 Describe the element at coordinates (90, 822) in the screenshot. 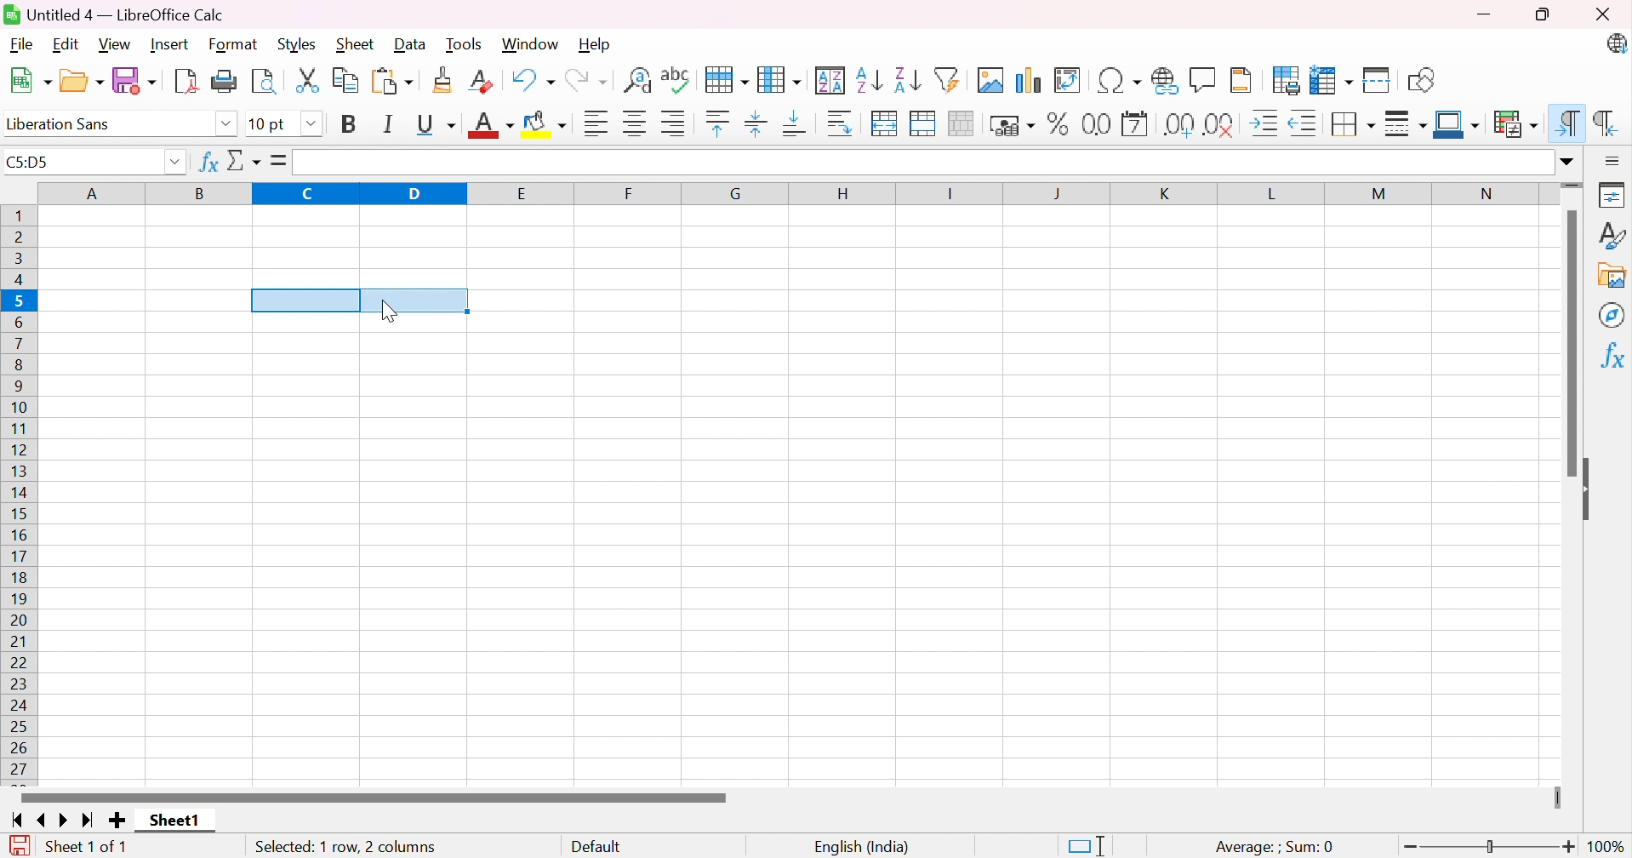

I see `Scroll to last sheet` at that location.